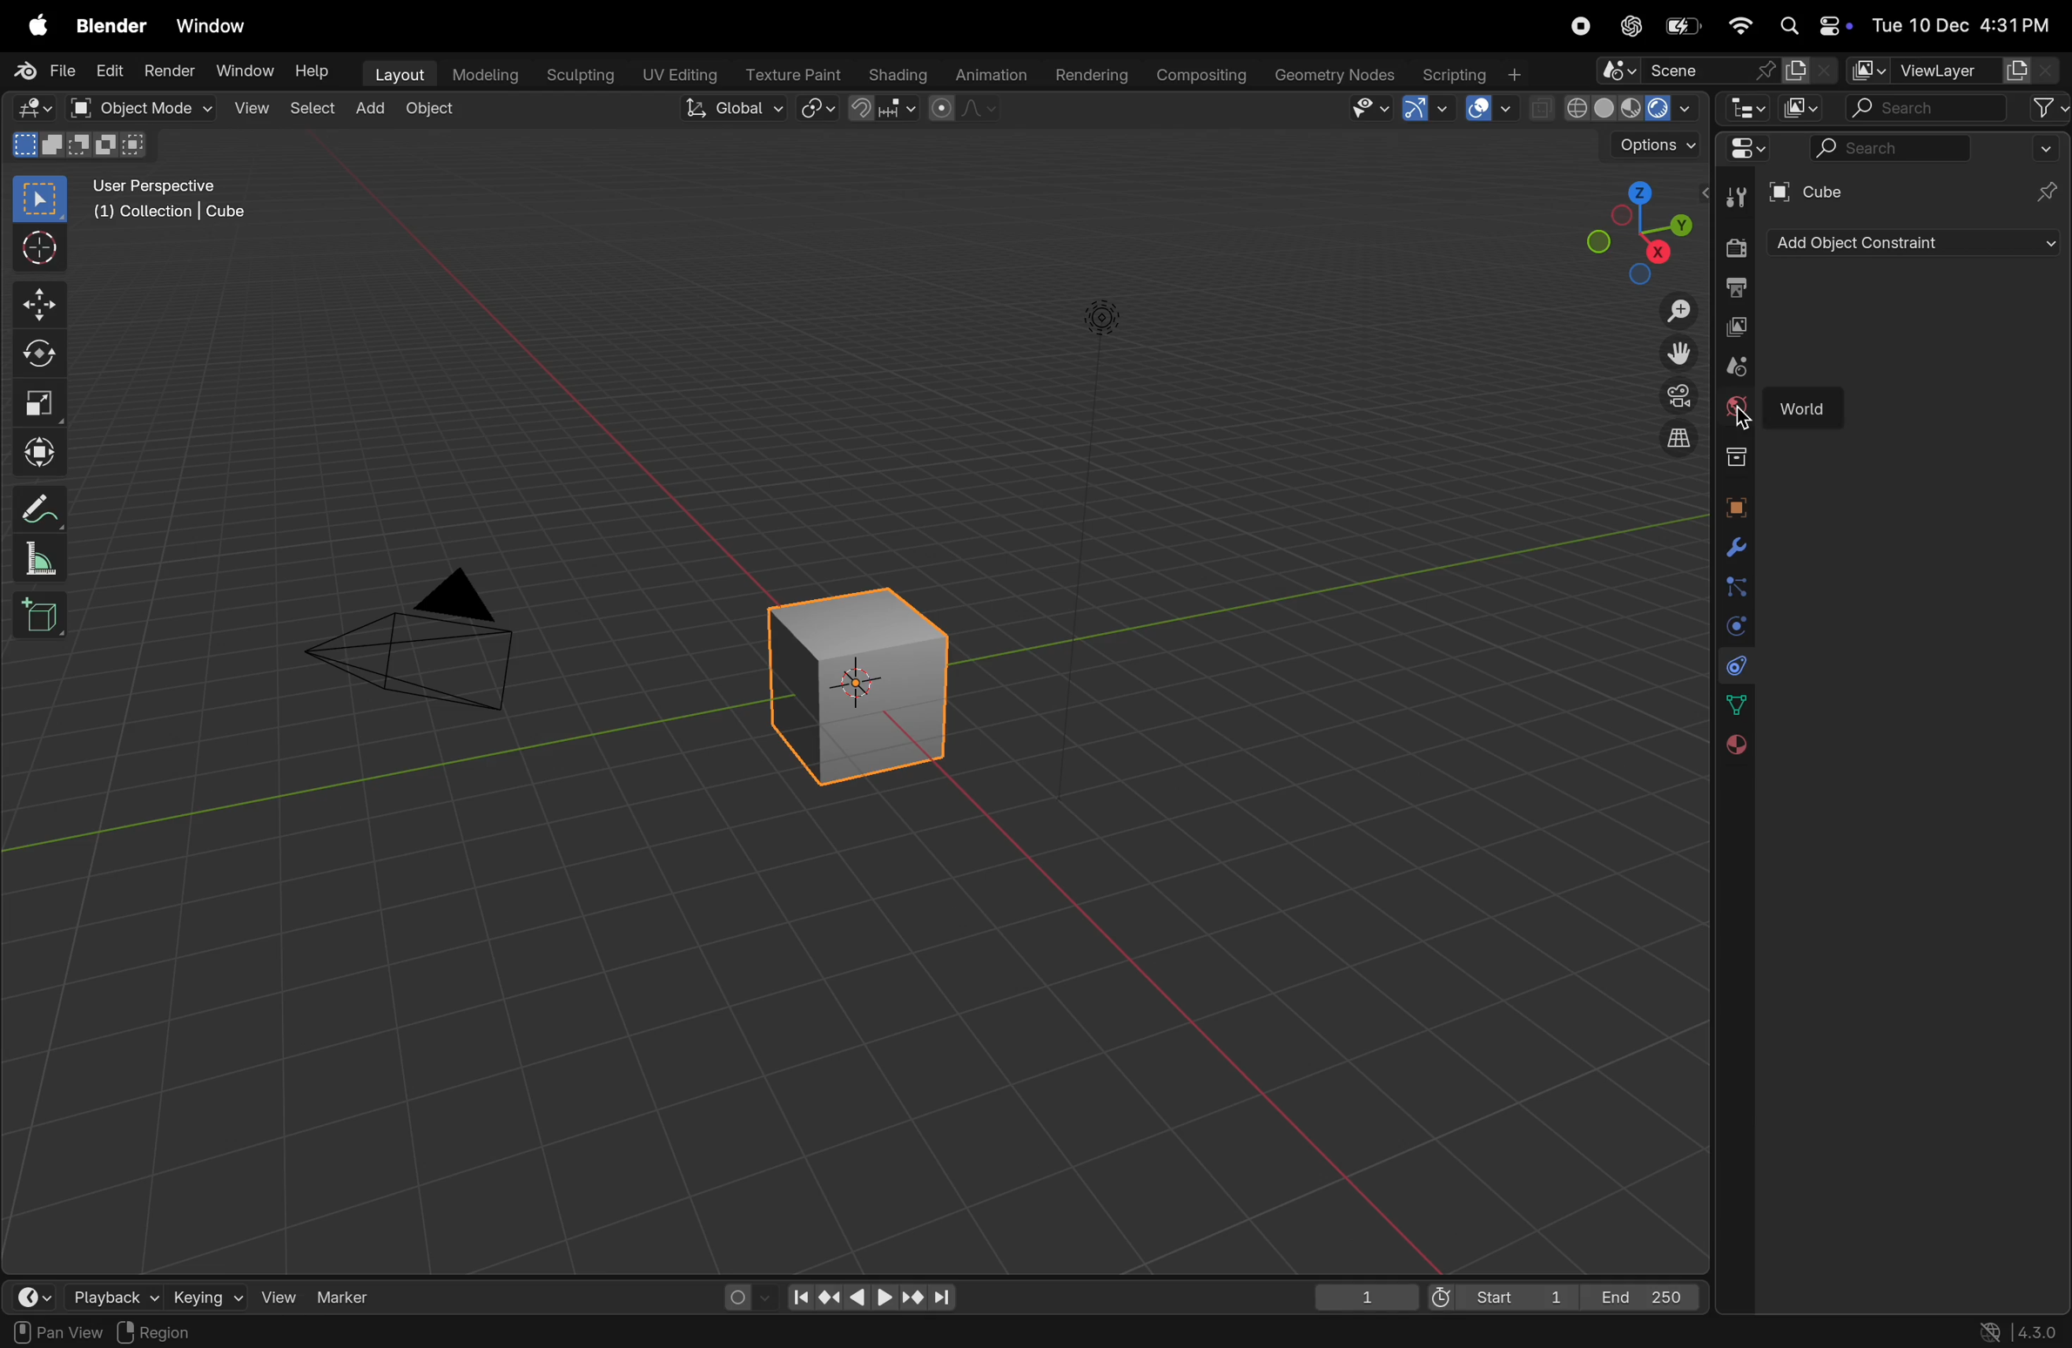  What do you see at coordinates (279, 1294) in the screenshot?
I see `view` at bounding box center [279, 1294].